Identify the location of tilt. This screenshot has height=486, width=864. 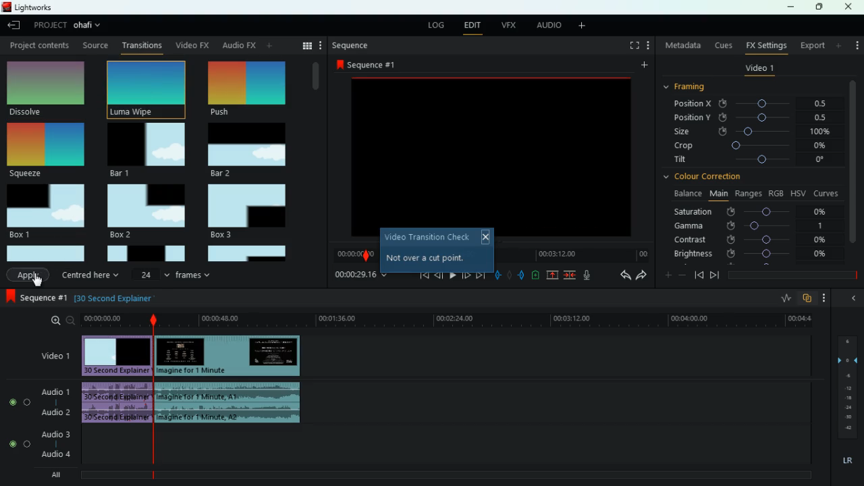
(751, 161).